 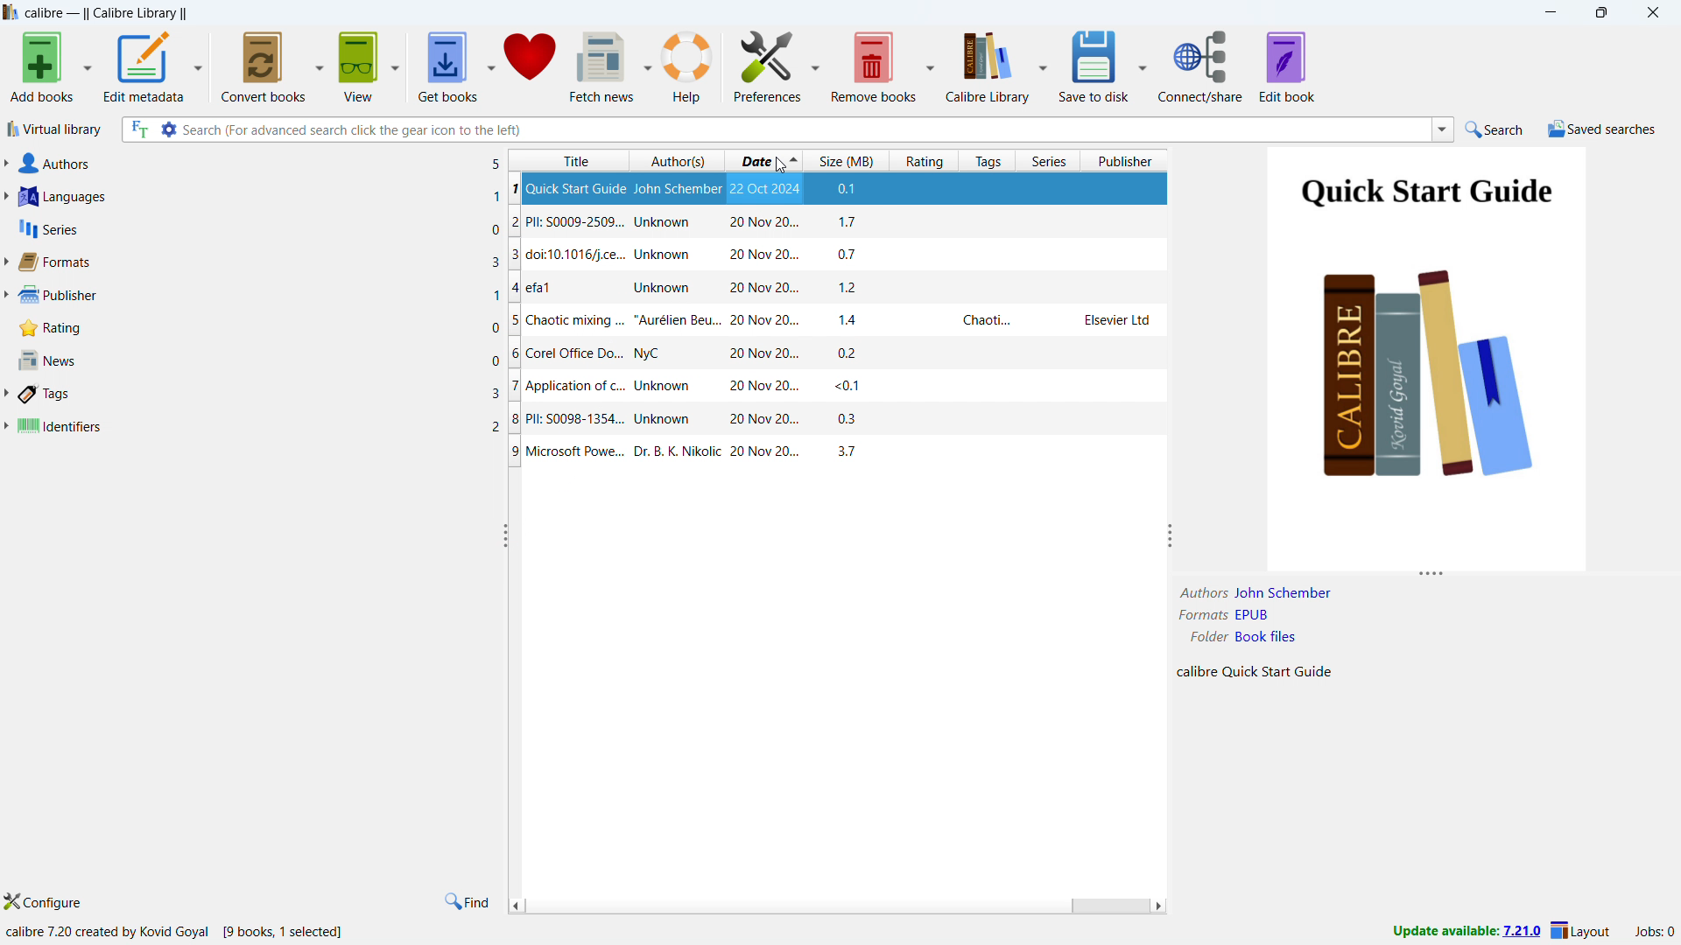 I want to click on Book mage, so click(x=1425, y=358).